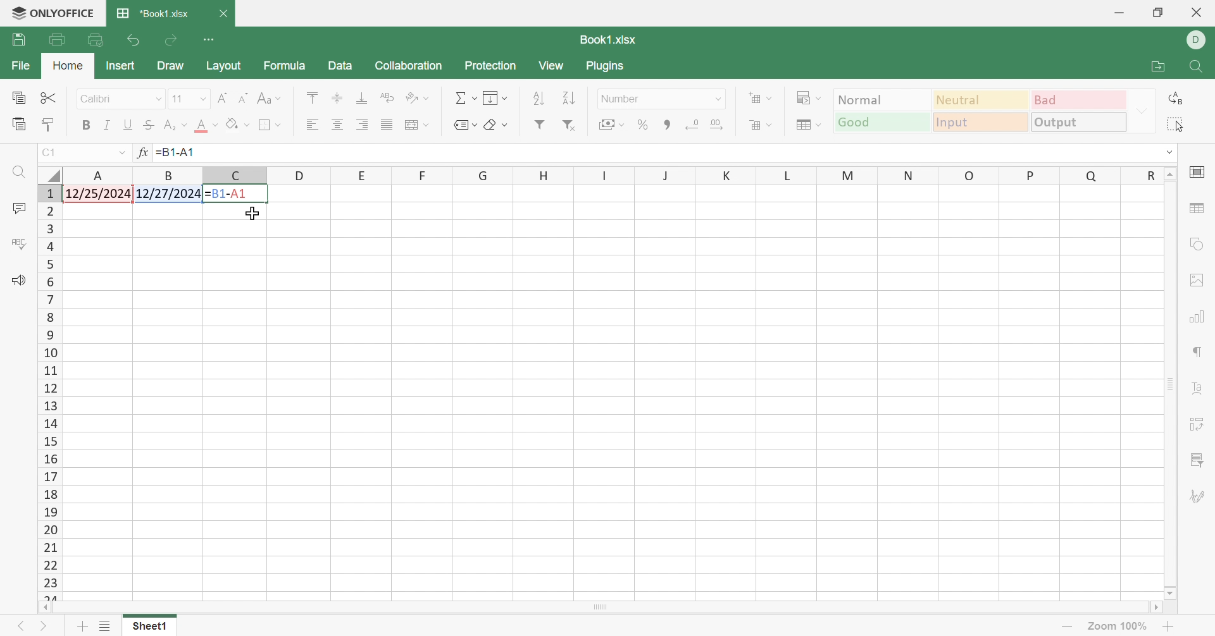  Describe the element at coordinates (182, 154) in the screenshot. I see `=B1-A1` at that location.